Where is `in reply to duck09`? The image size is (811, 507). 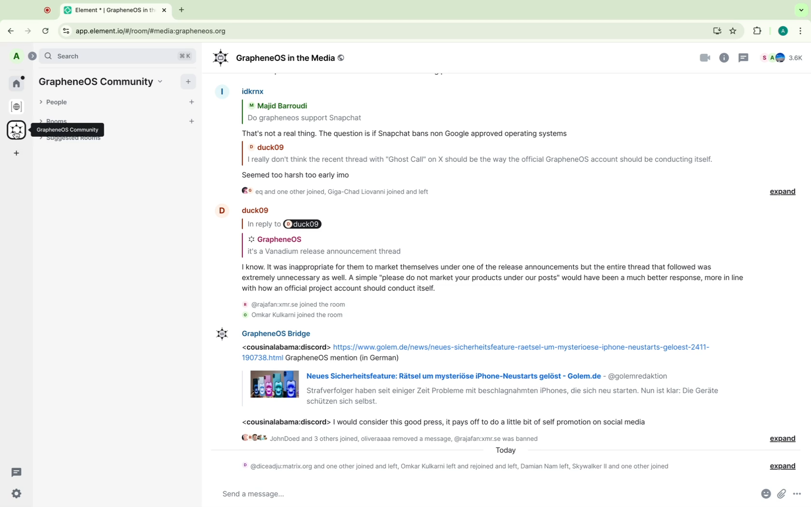
in reply to duck09 is located at coordinates (287, 224).